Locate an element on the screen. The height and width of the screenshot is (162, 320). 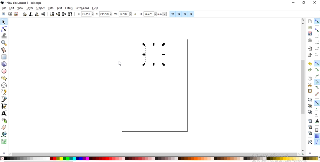
snap smooth nodes is located at coordinates (317, 88).